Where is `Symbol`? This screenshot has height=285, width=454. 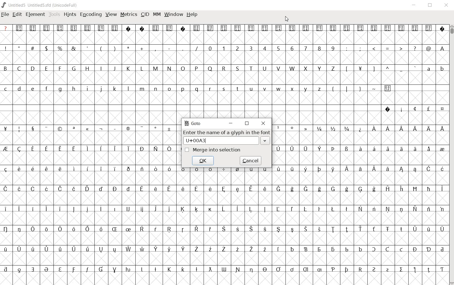
Symbol is located at coordinates (196, 249).